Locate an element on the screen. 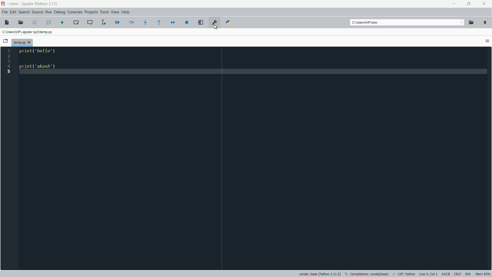 The image size is (492, 277). line numbers is located at coordinates (9, 61).